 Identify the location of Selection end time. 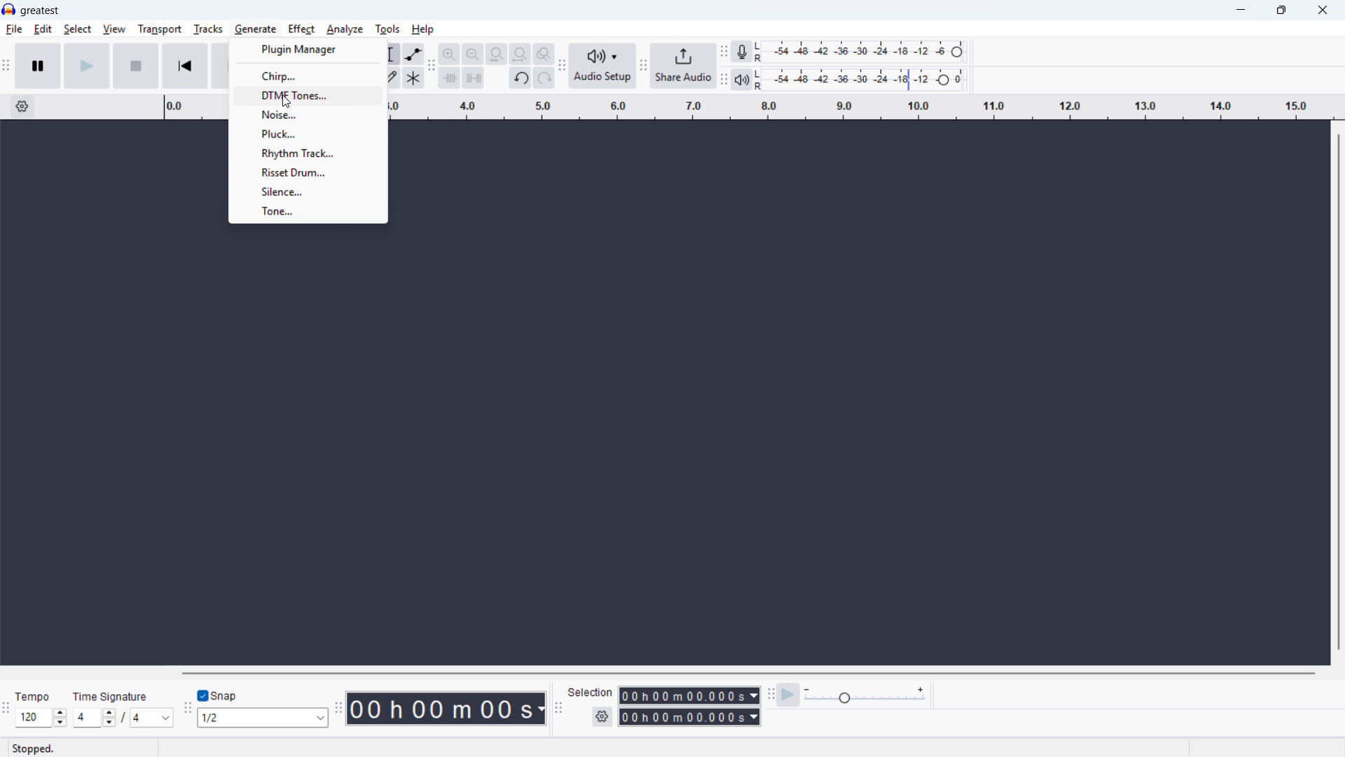
(689, 716).